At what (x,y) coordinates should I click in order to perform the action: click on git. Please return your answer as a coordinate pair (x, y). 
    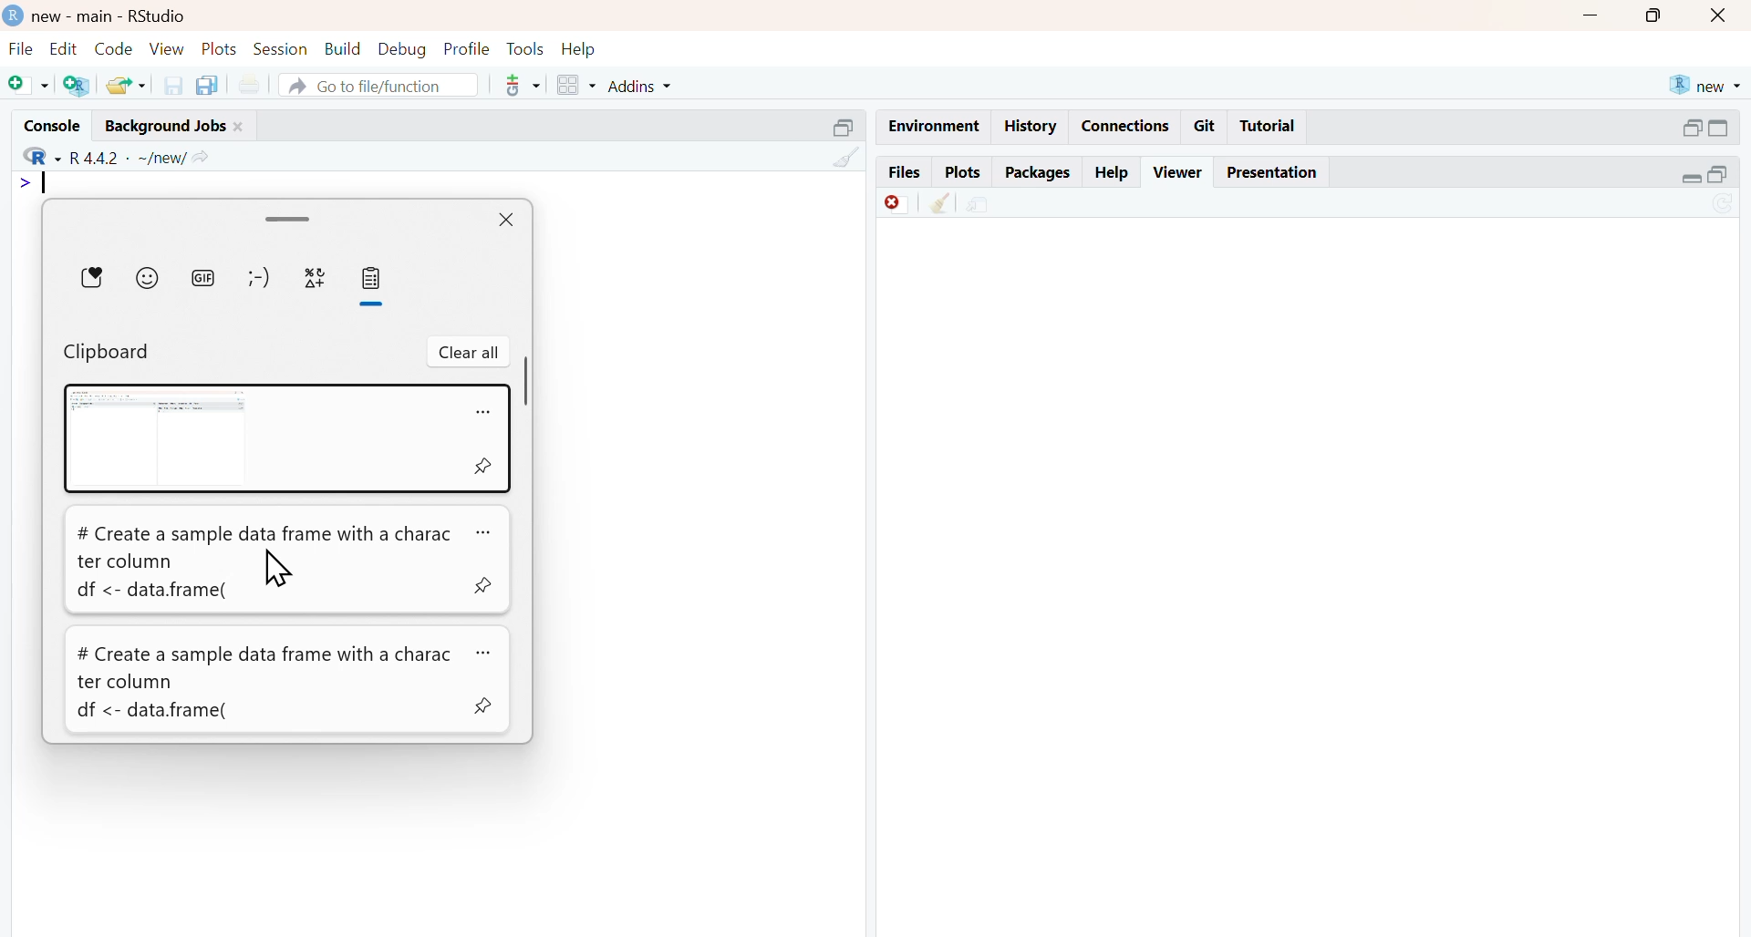
    Looking at the image, I should click on (1204, 126).